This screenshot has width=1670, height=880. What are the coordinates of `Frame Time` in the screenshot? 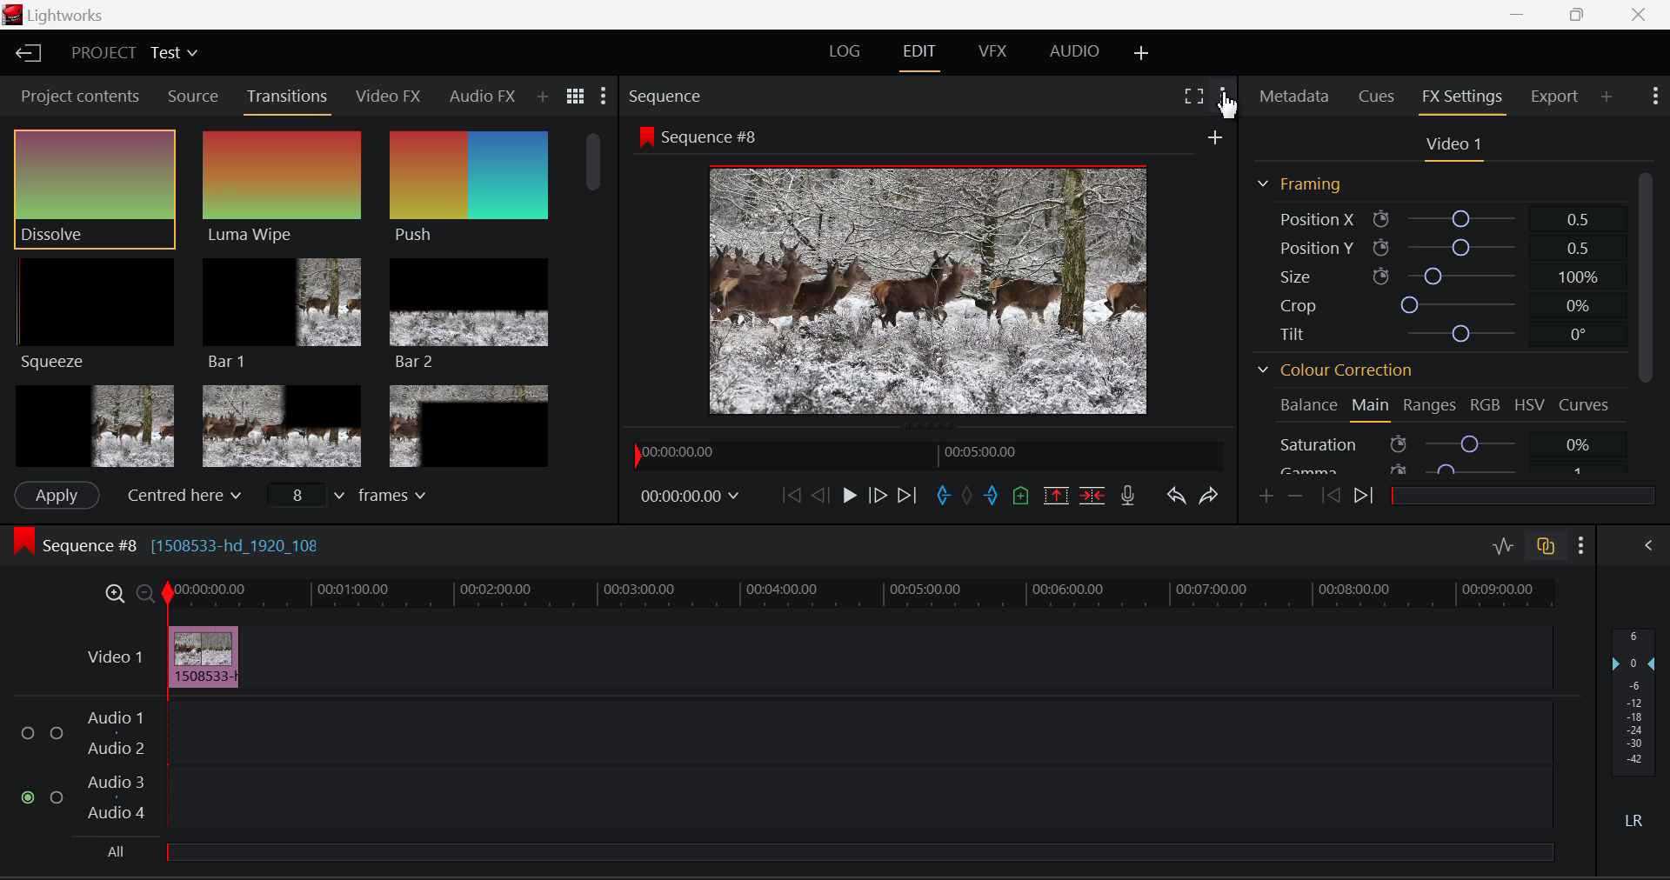 It's located at (691, 493).